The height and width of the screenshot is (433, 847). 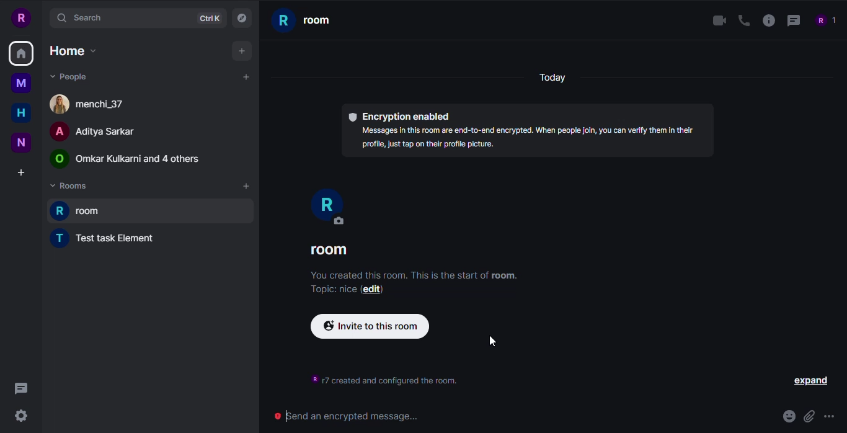 What do you see at coordinates (22, 417) in the screenshot?
I see `quick settings` at bounding box center [22, 417].